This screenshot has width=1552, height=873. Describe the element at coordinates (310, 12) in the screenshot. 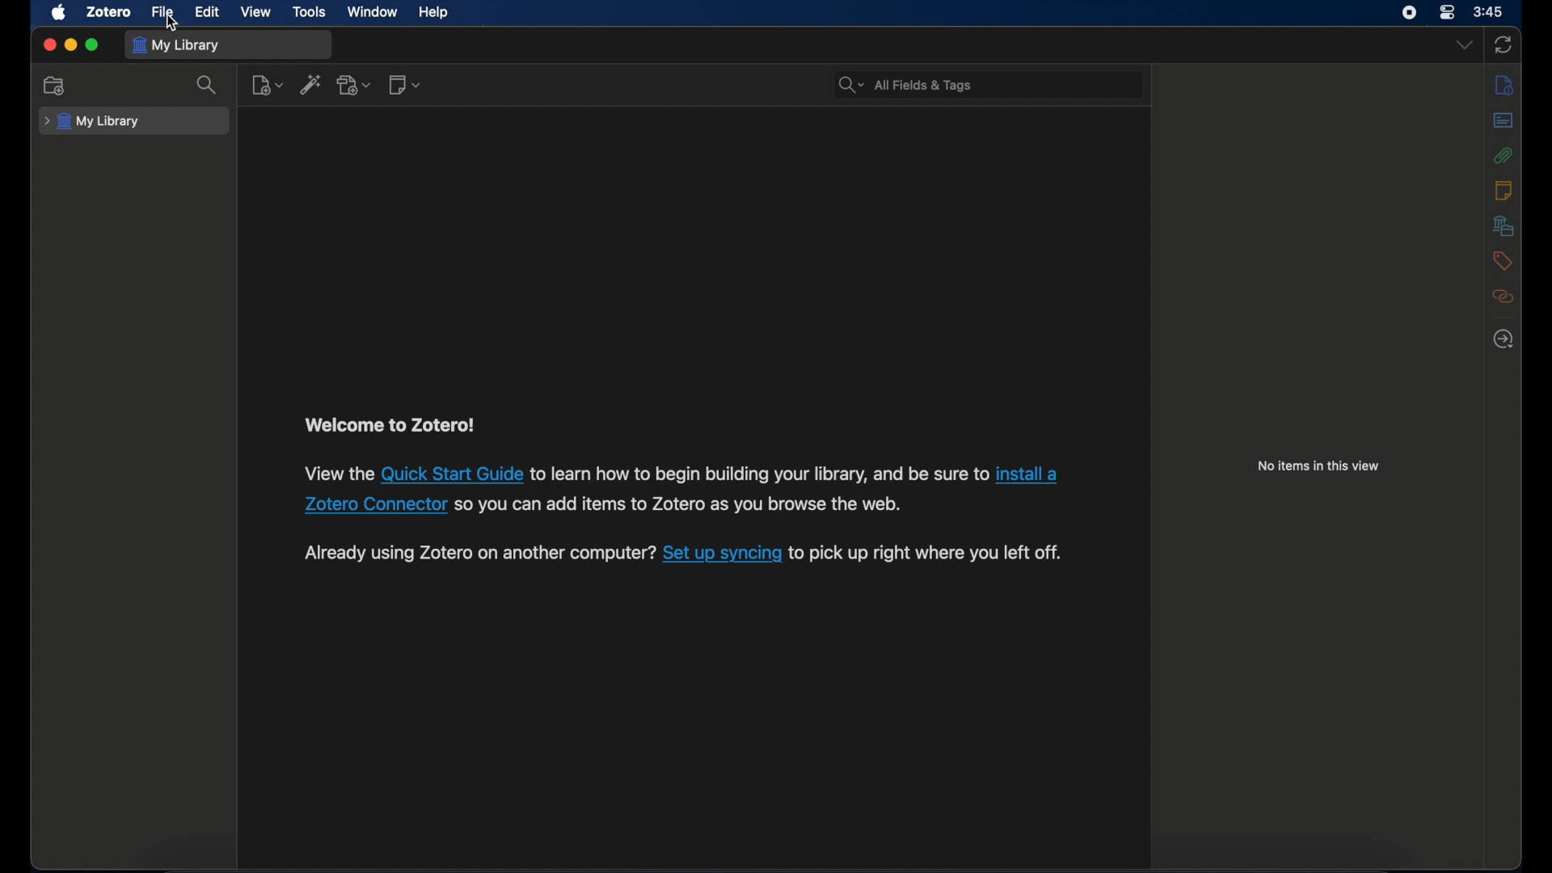

I see `tools` at that location.